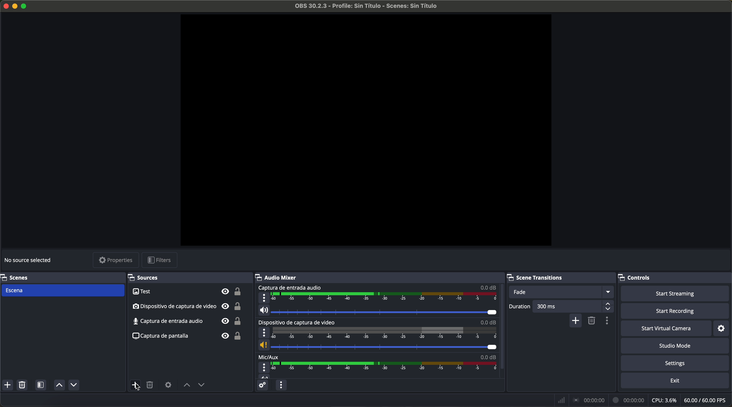  Describe the element at coordinates (263, 368) in the screenshot. I see `more options` at that location.